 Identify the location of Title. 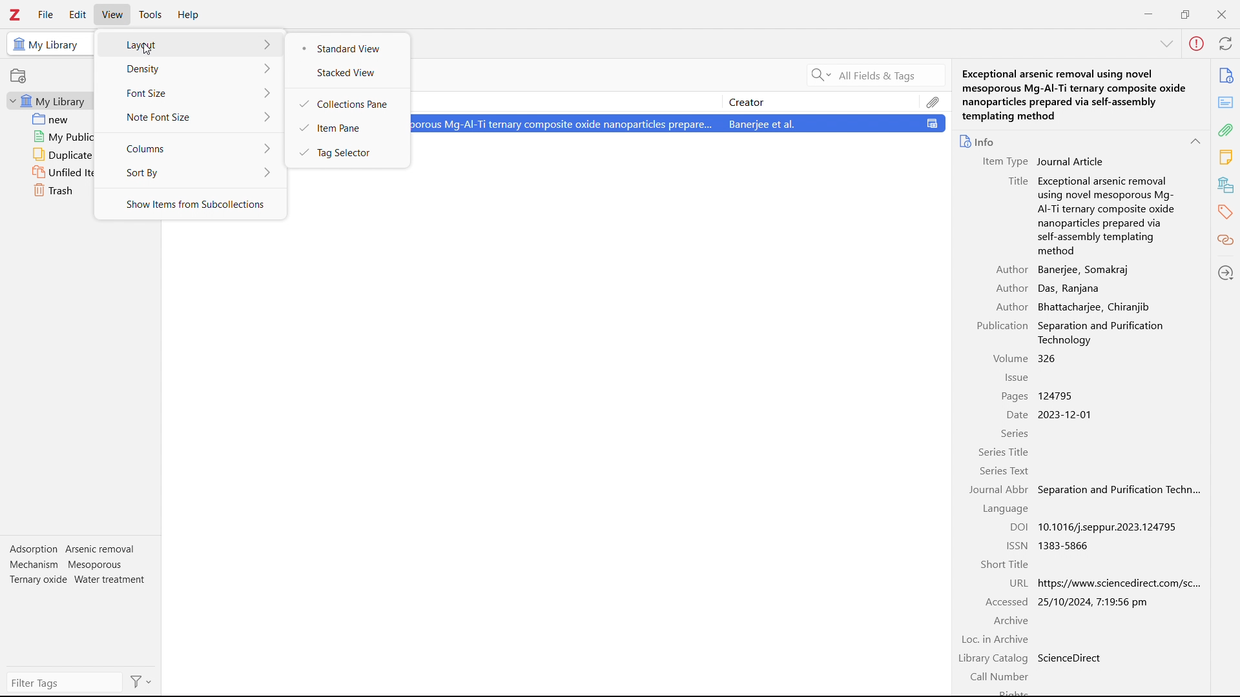
(1017, 182).